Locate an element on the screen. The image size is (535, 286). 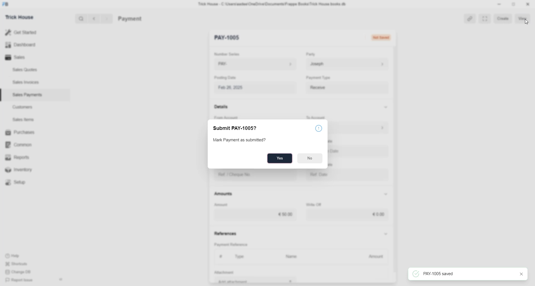
No is located at coordinates (310, 159).